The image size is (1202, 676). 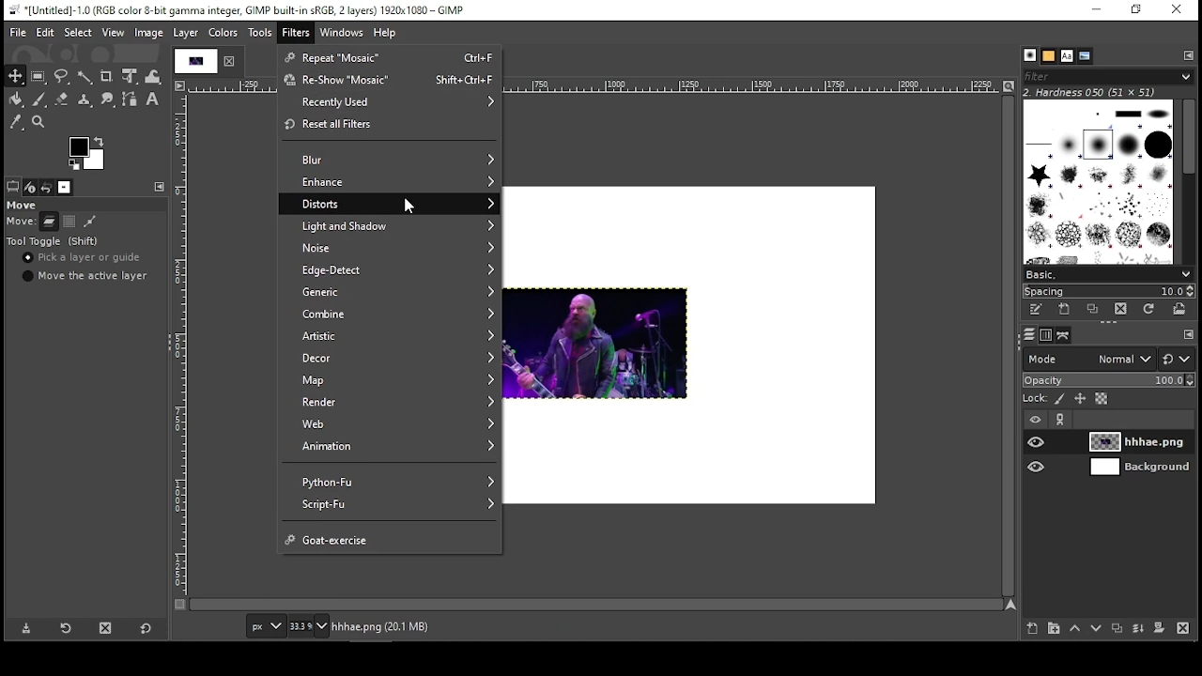 What do you see at coordinates (182, 346) in the screenshot?
I see `scale` at bounding box center [182, 346].